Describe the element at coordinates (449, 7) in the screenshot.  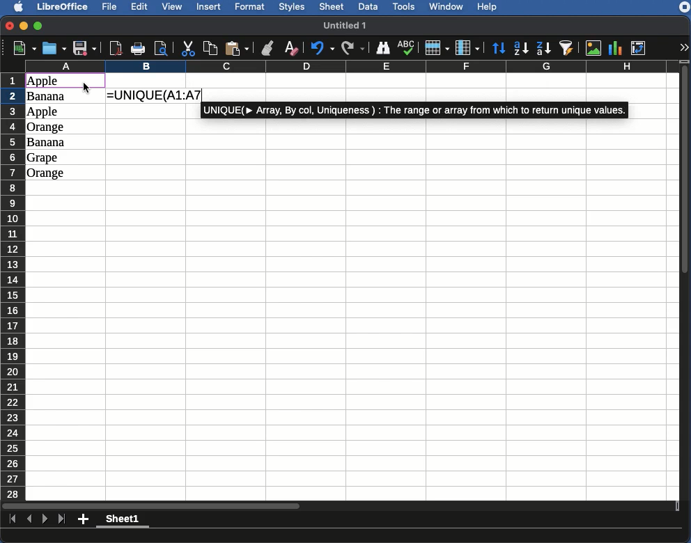
I see `Window` at that location.